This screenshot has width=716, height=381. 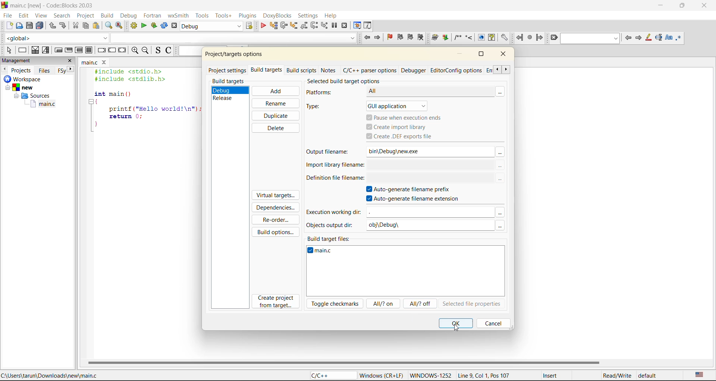 What do you see at coordinates (276, 90) in the screenshot?
I see `add` at bounding box center [276, 90].